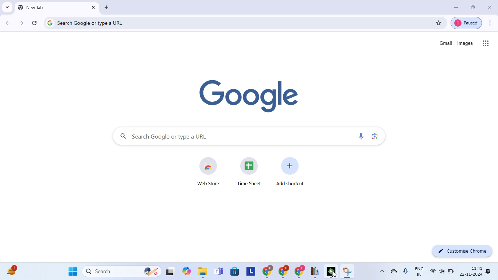 The image size is (498, 280). What do you see at coordinates (31, 7) in the screenshot?
I see `new tab` at bounding box center [31, 7].